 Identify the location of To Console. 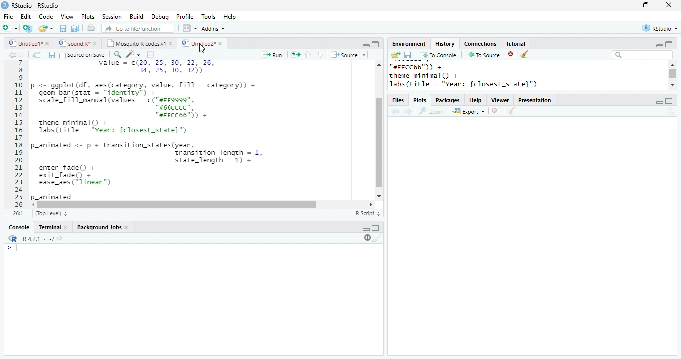
(439, 55).